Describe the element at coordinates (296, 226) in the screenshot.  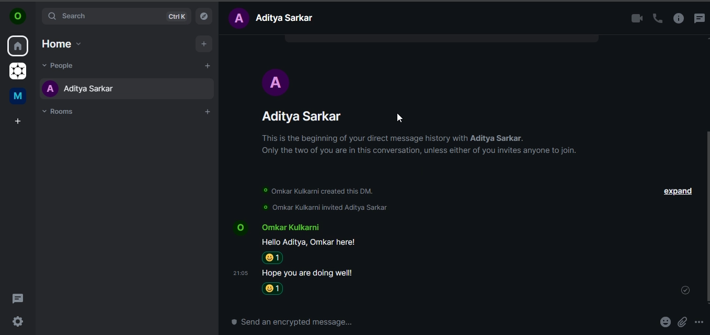
I see `‘Omkar Kulkarni` at that location.